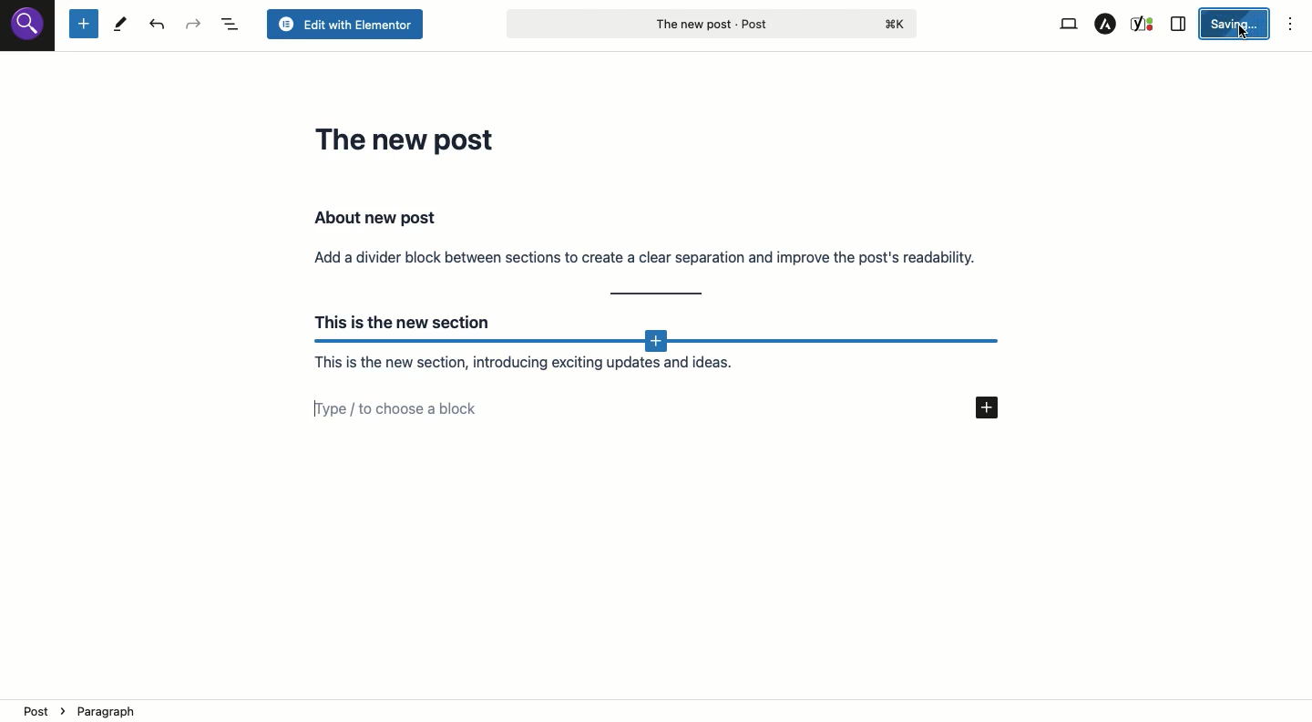 This screenshot has width=1312, height=722. I want to click on Add new block, so click(658, 343).